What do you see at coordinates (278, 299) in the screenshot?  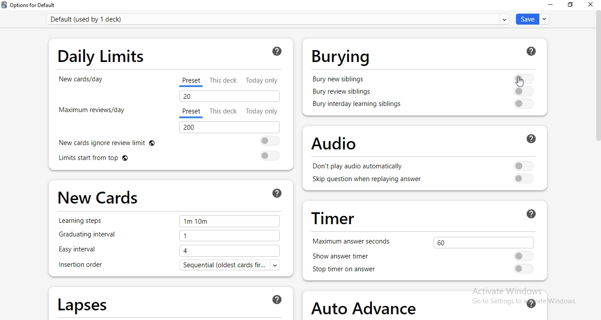 I see `ask` at bounding box center [278, 299].